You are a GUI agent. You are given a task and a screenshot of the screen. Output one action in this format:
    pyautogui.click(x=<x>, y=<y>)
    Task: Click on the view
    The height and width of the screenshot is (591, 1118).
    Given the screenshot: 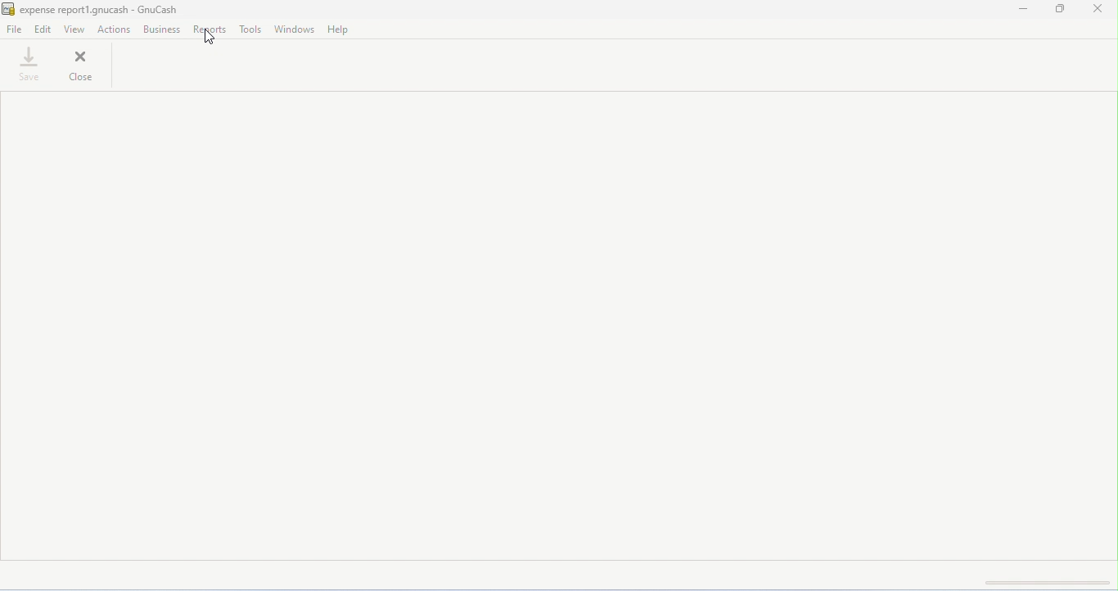 What is the action you would take?
    pyautogui.click(x=75, y=29)
    